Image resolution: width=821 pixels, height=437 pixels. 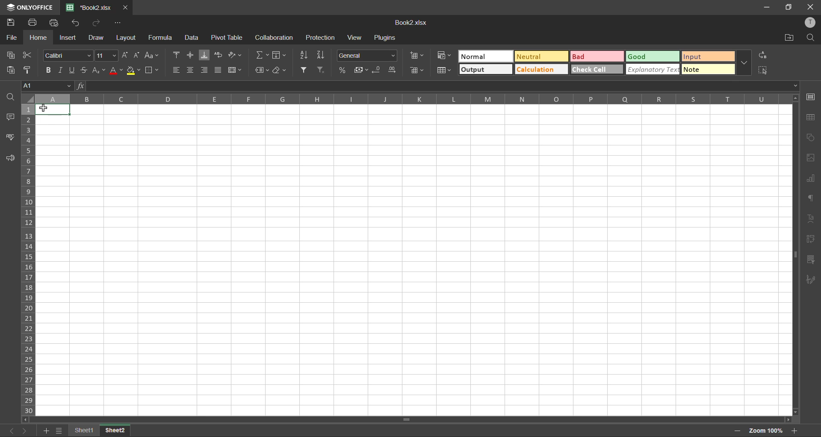 What do you see at coordinates (811, 6) in the screenshot?
I see `close` at bounding box center [811, 6].